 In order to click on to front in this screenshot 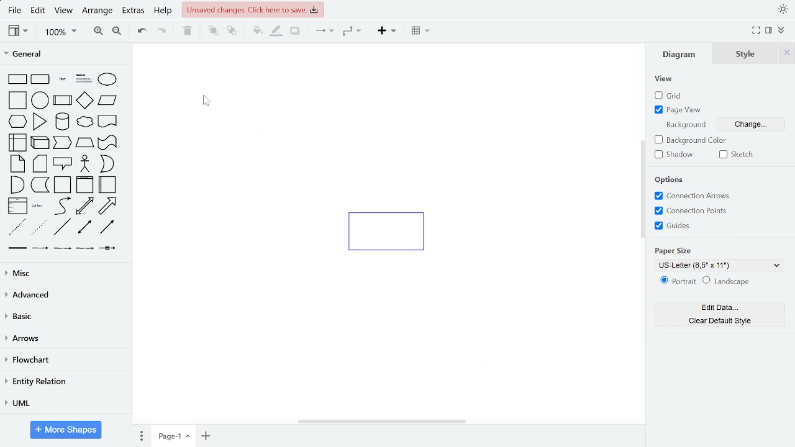, I will do `click(212, 32)`.